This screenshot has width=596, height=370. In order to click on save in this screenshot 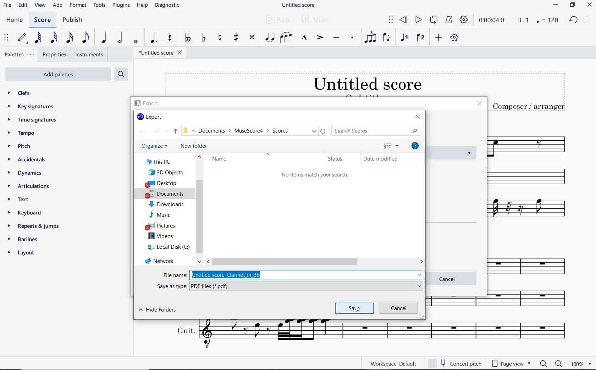, I will do `click(354, 308)`.